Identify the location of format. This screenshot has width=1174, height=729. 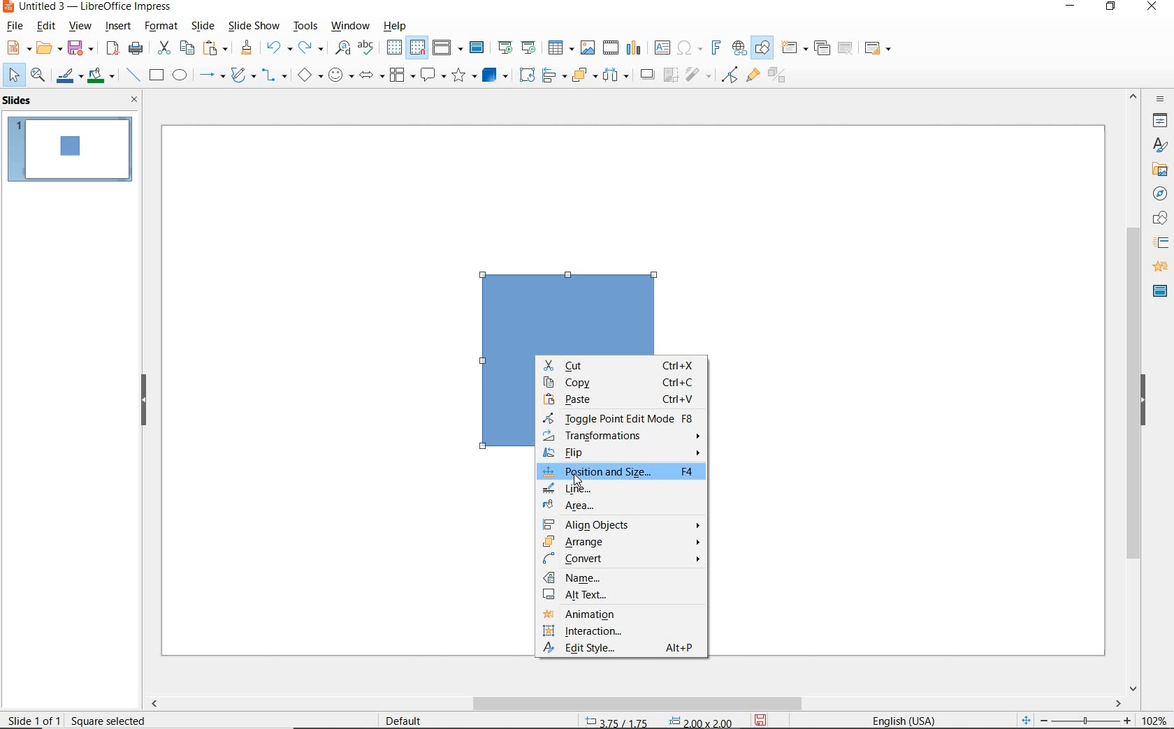
(163, 27).